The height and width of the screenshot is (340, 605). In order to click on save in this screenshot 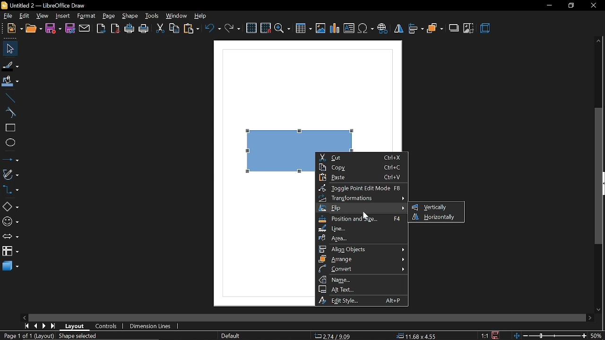, I will do `click(52, 29)`.